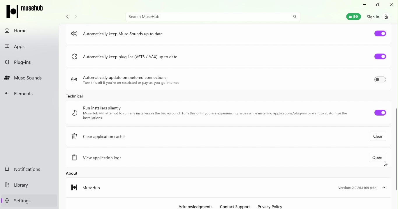 The width and height of the screenshot is (398, 209). What do you see at coordinates (395, 116) in the screenshot?
I see `Vertical scroll bar` at bounding box center [395, 116].